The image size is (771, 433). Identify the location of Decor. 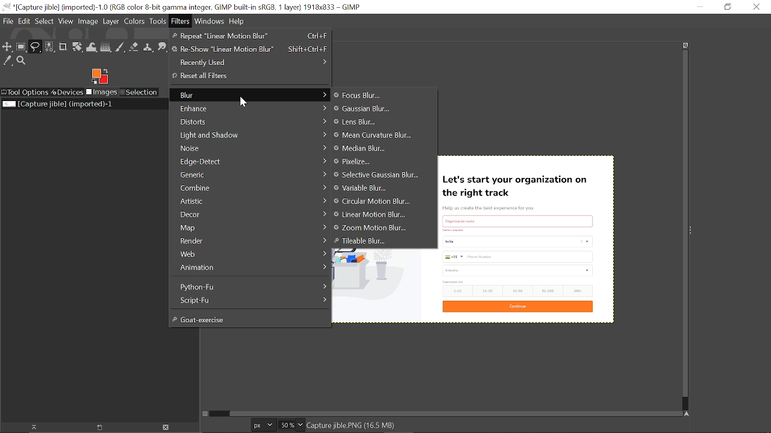
(249, 214).